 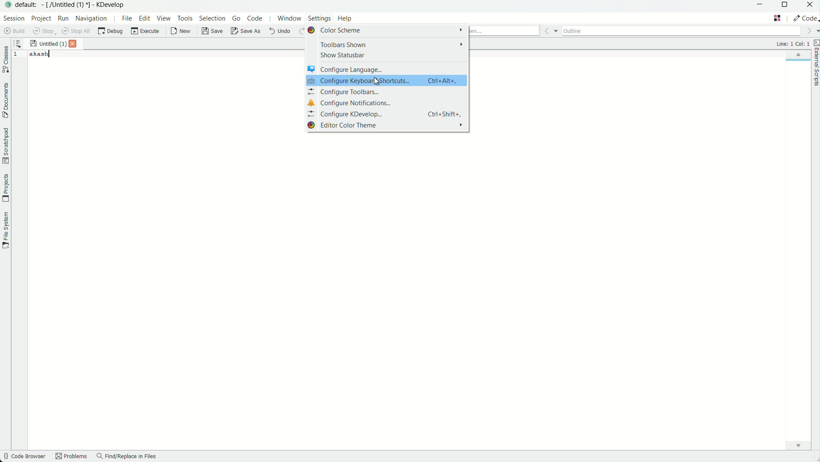 What do you see at coordinates (760, 5) in the screenshot?
I see `minimize` at bounding box center [760, 5].